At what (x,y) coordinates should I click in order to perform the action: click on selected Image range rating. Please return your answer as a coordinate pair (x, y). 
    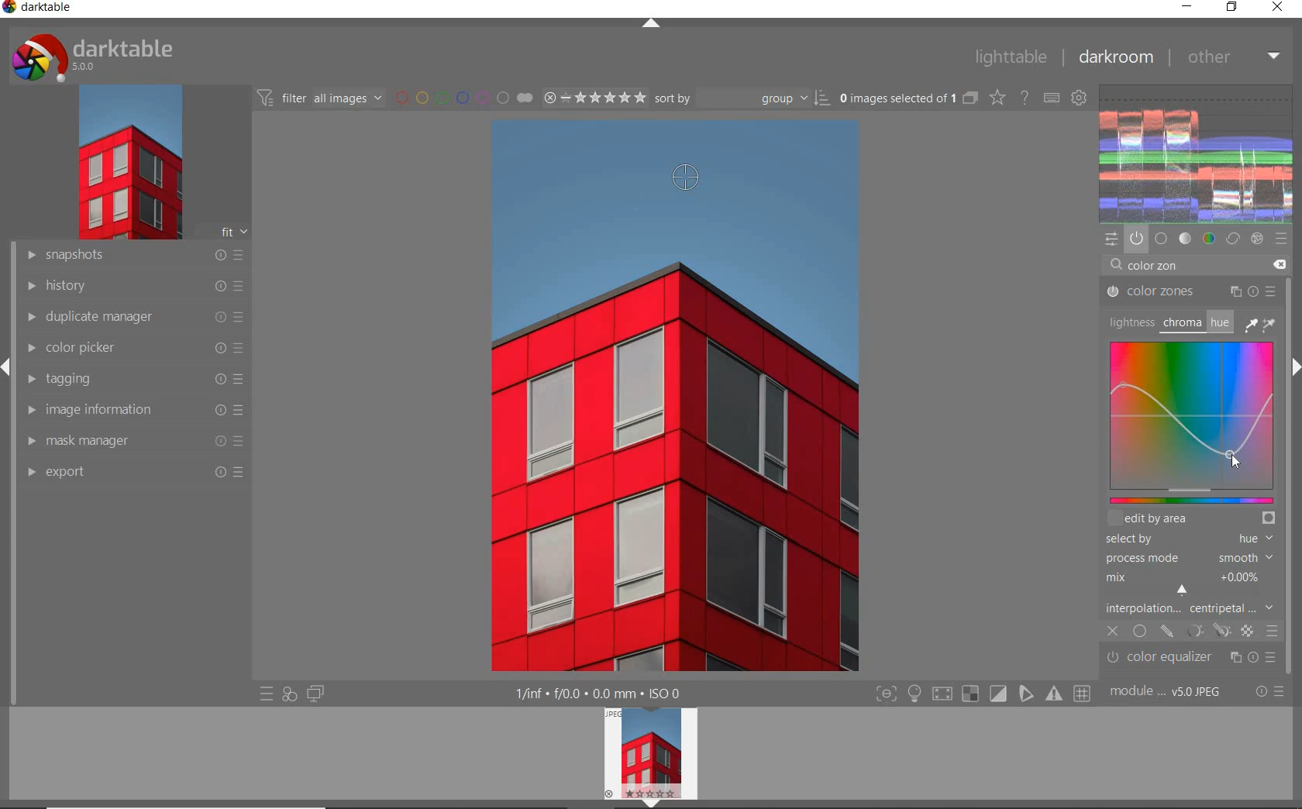
    Looking at the image, I should click on (595, 97).